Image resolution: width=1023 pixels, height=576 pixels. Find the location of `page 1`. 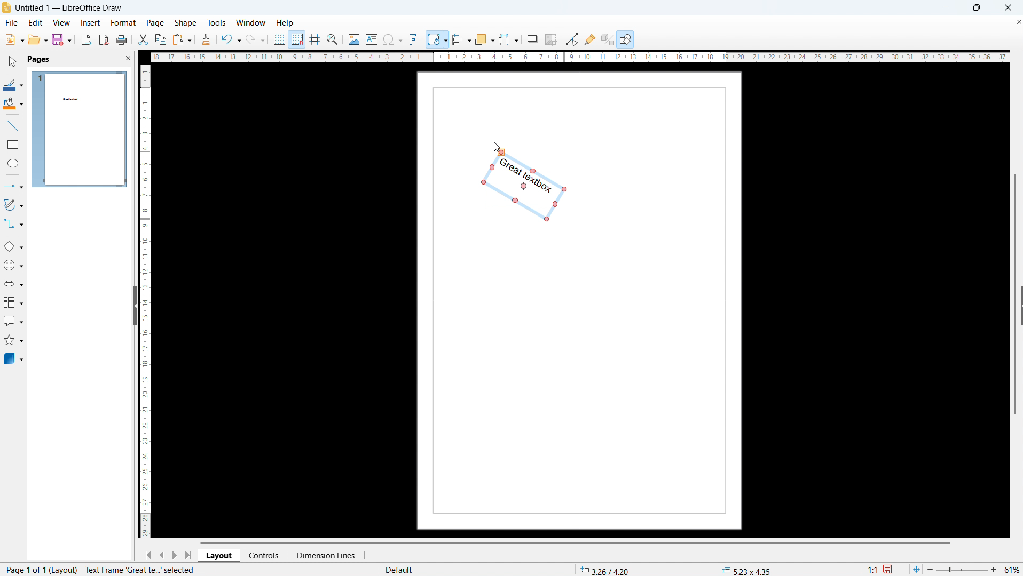

page 1 is located at coordinates (80, 129).